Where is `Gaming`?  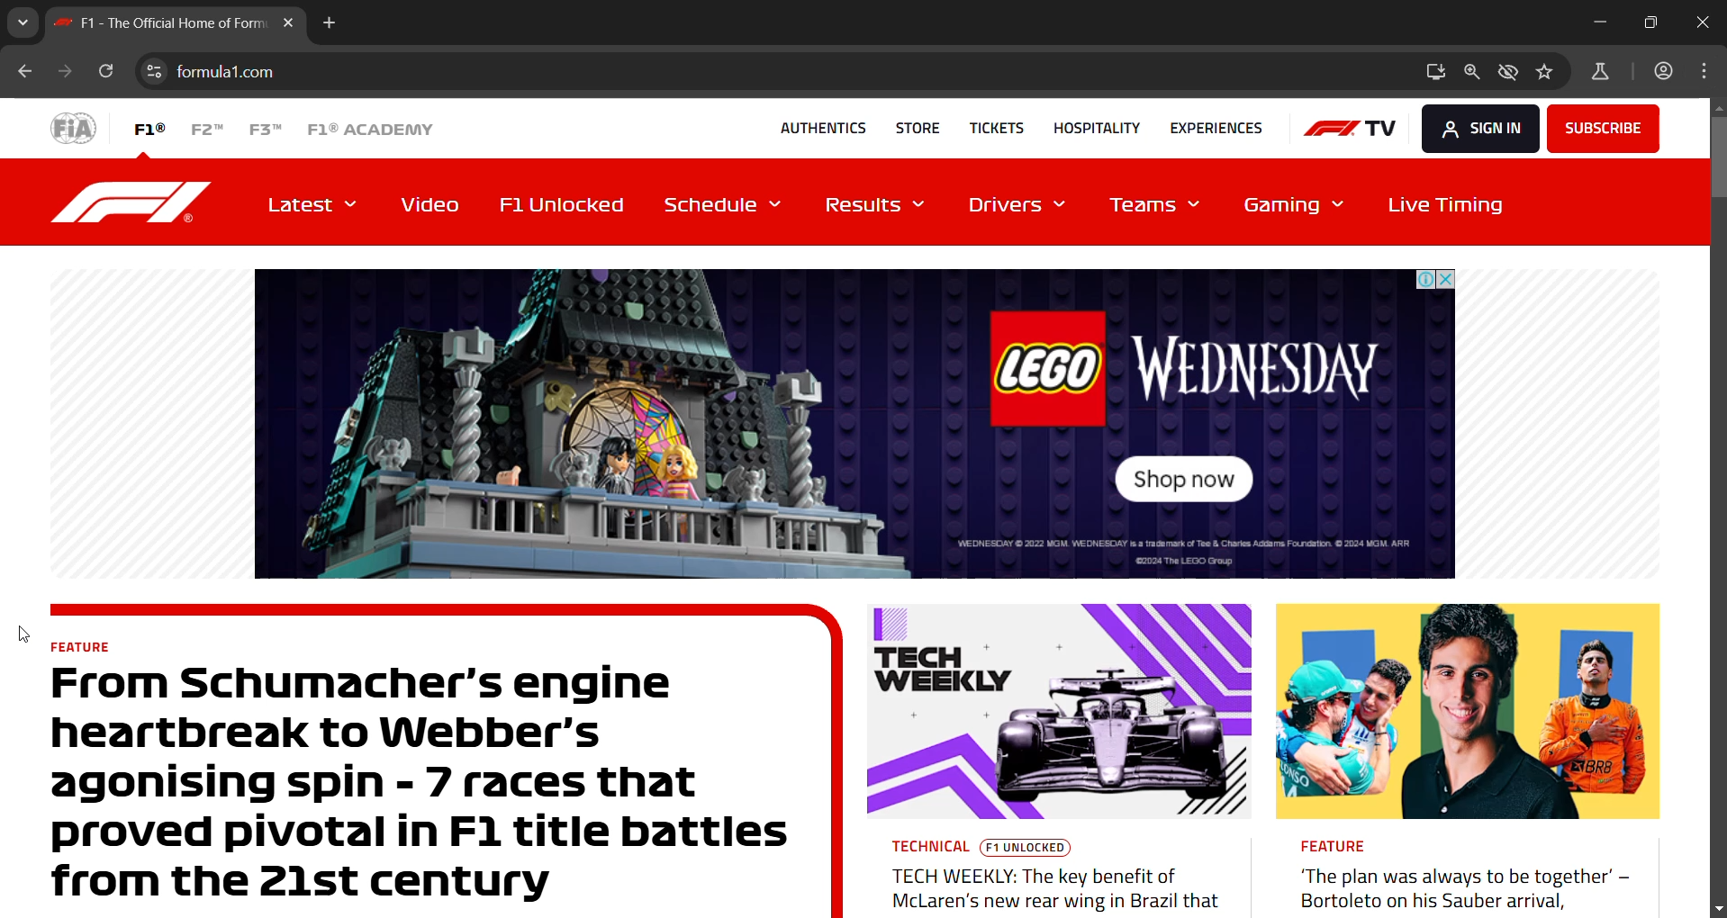
Gaming is located at coordinates (1293, 207).